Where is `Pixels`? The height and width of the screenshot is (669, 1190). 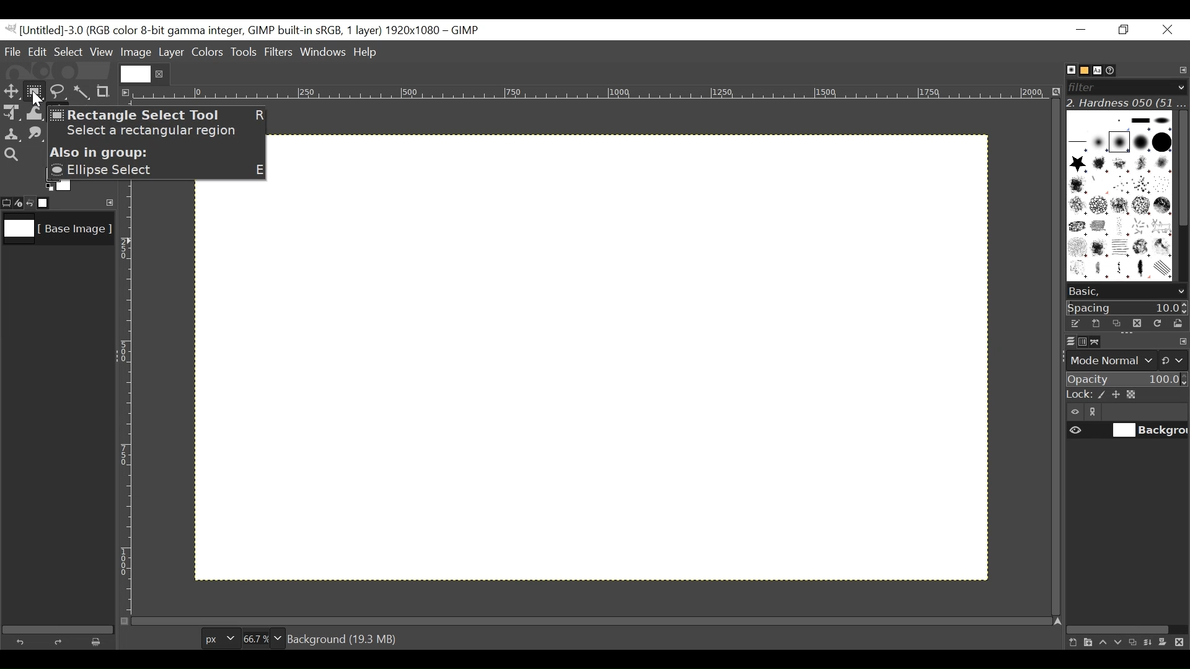 Pixels is located at coordinates (218, 636).